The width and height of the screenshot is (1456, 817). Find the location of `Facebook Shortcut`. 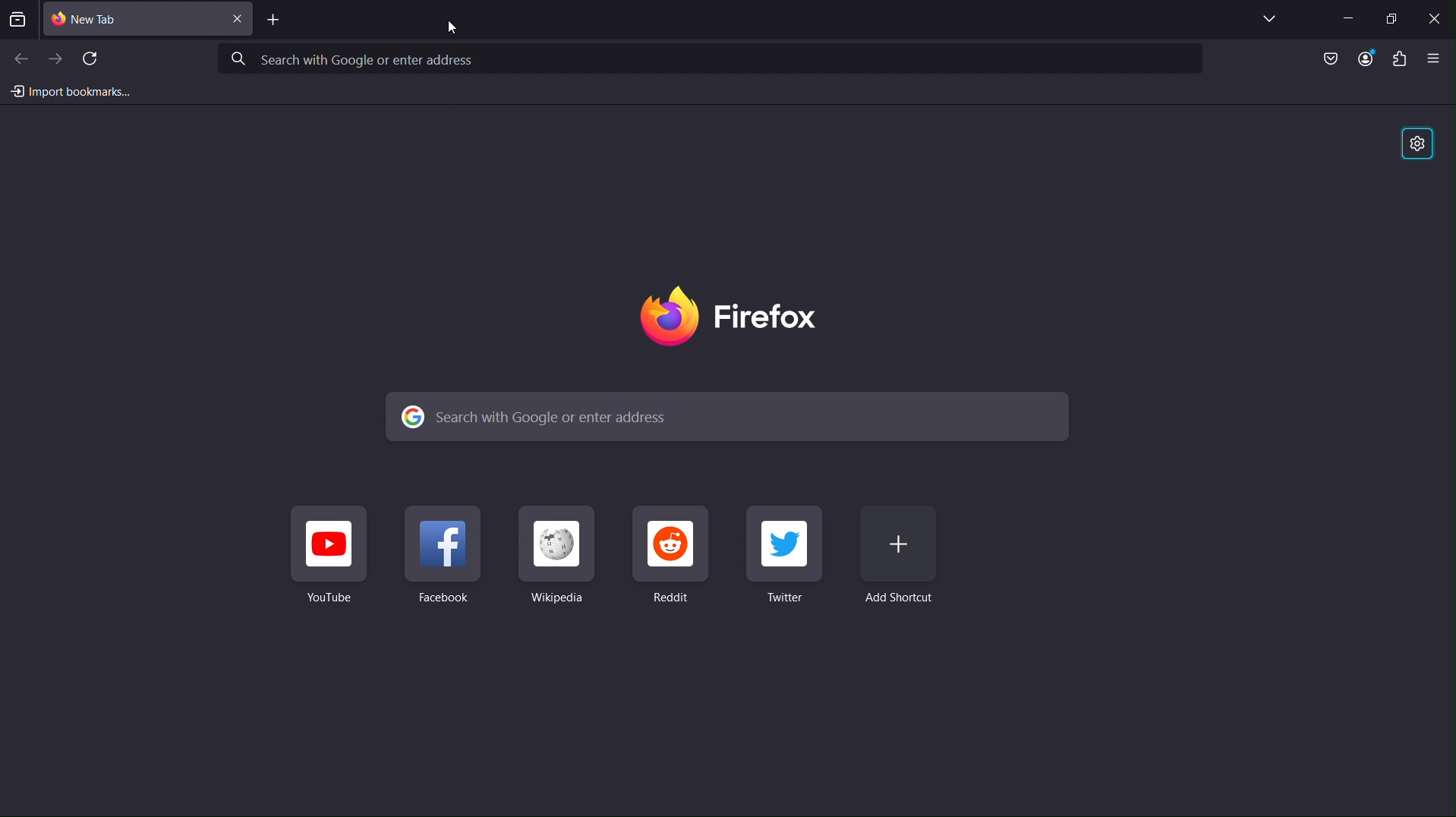

Facebook Shortcut is located at coordinates (449, 560).